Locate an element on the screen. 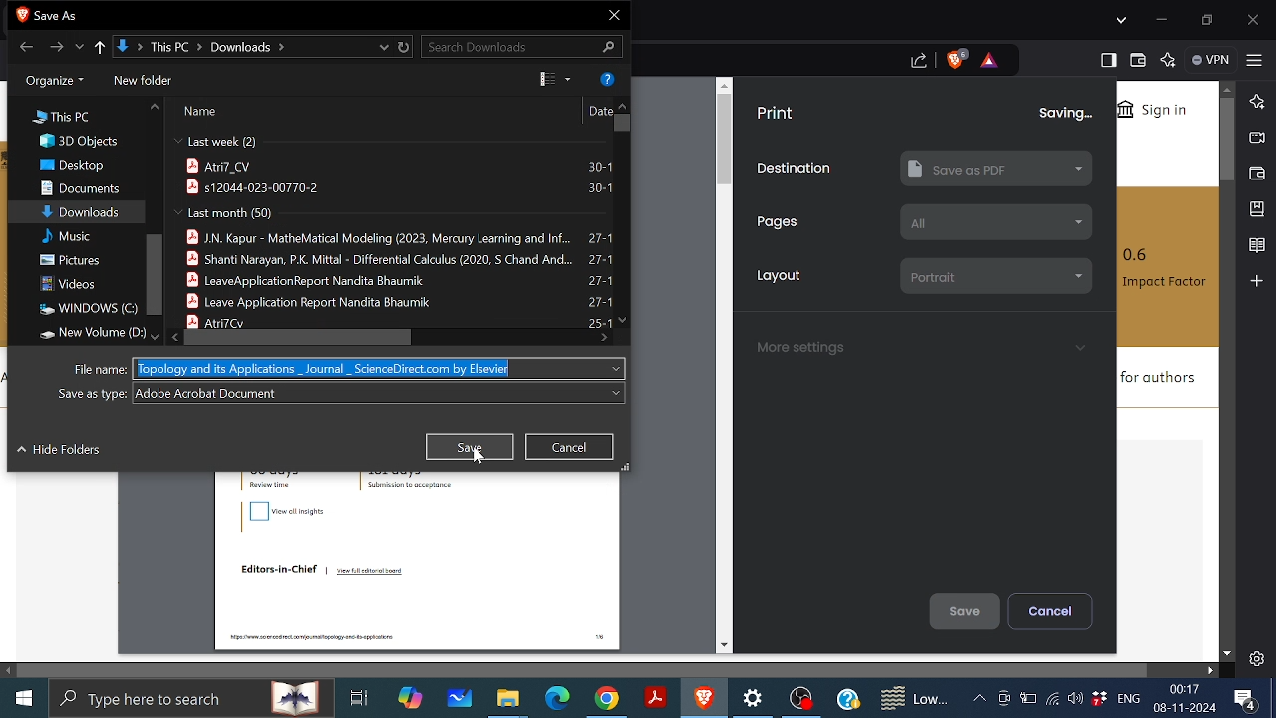  Brave Browser is located at coordinates (704, 699).